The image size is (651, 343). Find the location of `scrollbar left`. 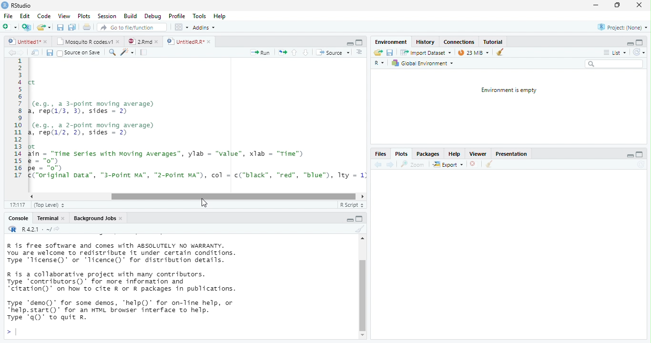

scrollbar left is located at coordinates (30, 196).